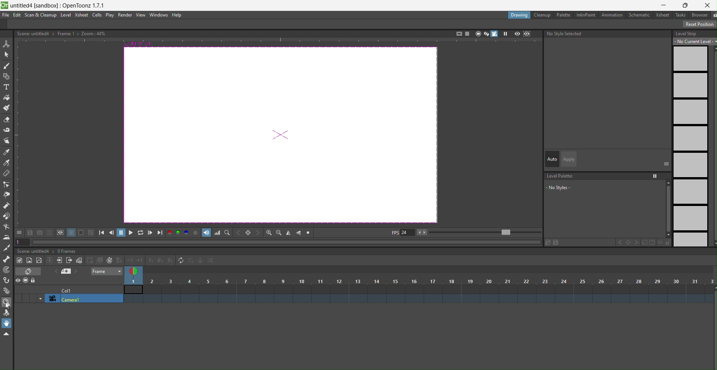 Image resolution: width=717 pixels, height=370 pixels. Describe the element at coordinates (7, 248) in the screenshot. I see `cutter tool` at that location.